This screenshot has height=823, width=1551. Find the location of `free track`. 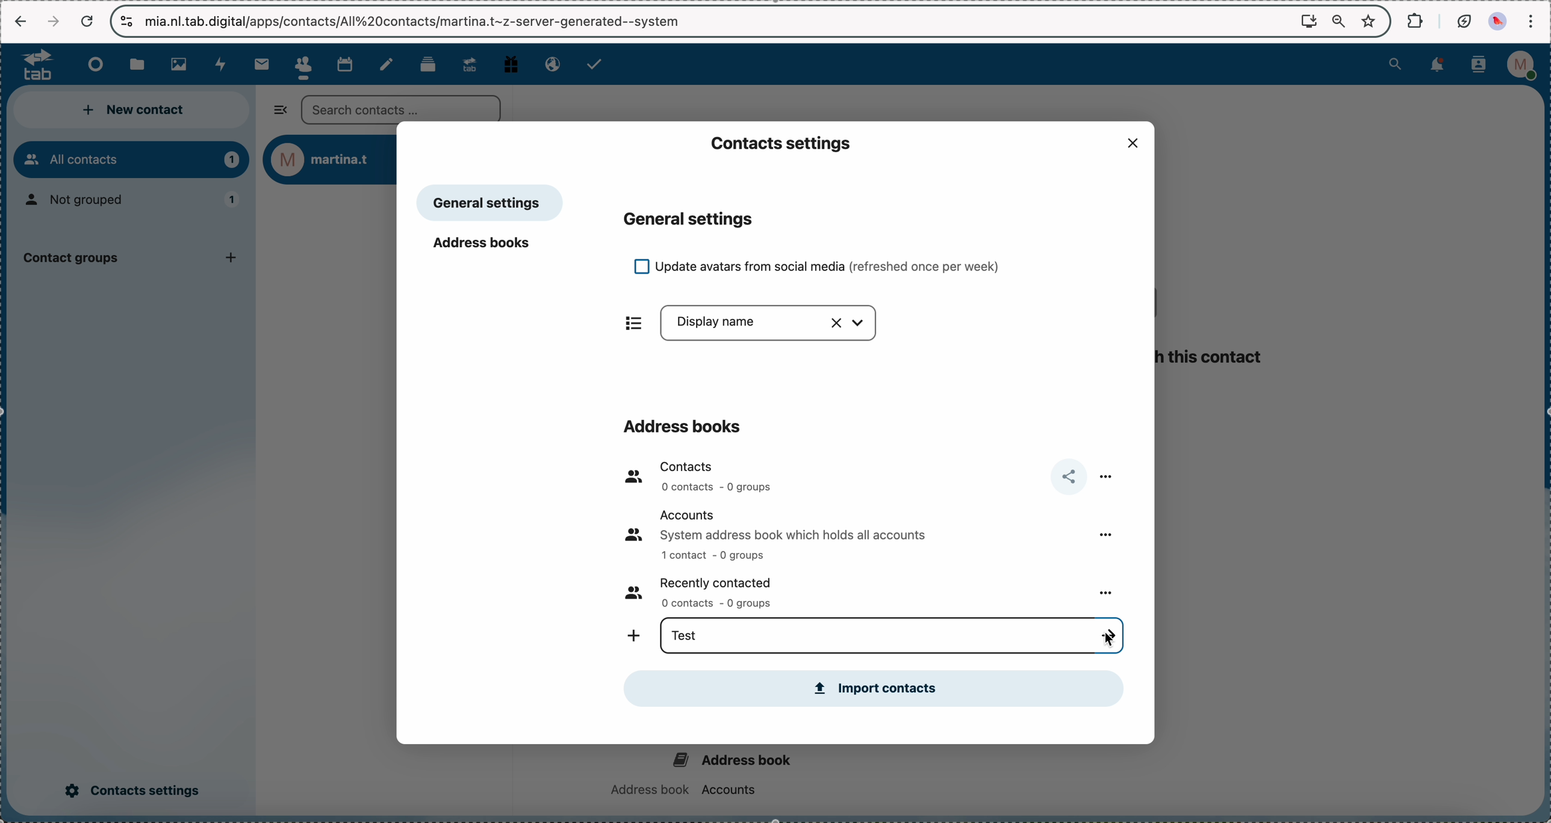

free track is located at coordinates (510, 63).